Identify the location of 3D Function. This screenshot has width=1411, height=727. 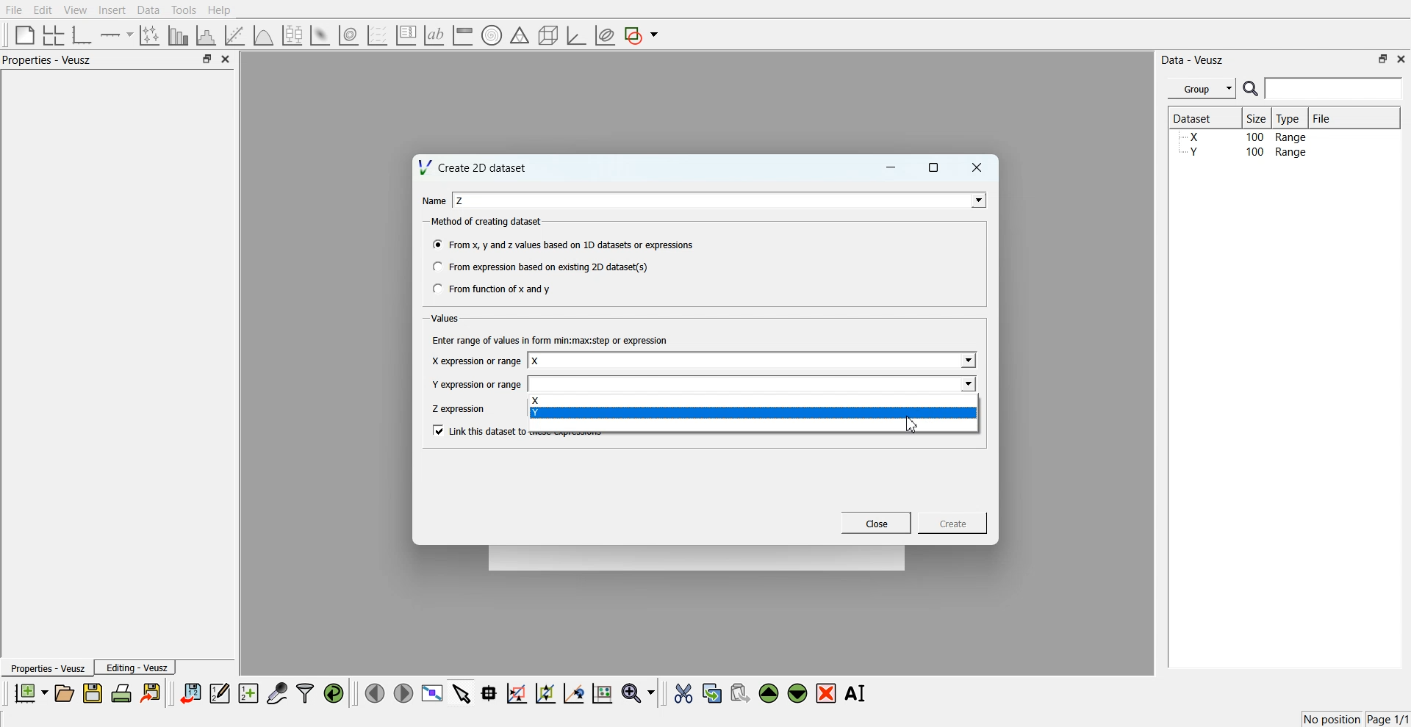
(264, 35).